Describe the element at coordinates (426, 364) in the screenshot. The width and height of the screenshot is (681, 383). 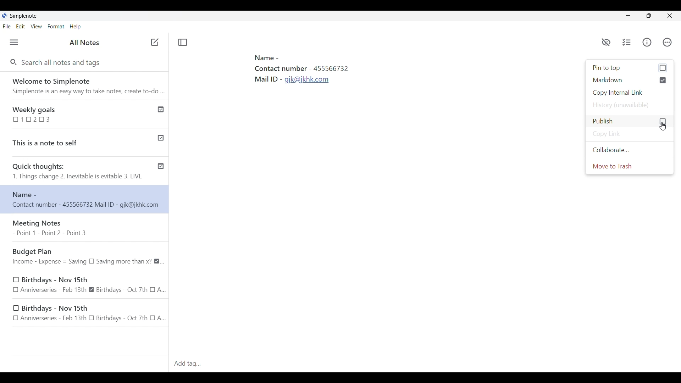
I see `Click to type in tag` at that location.